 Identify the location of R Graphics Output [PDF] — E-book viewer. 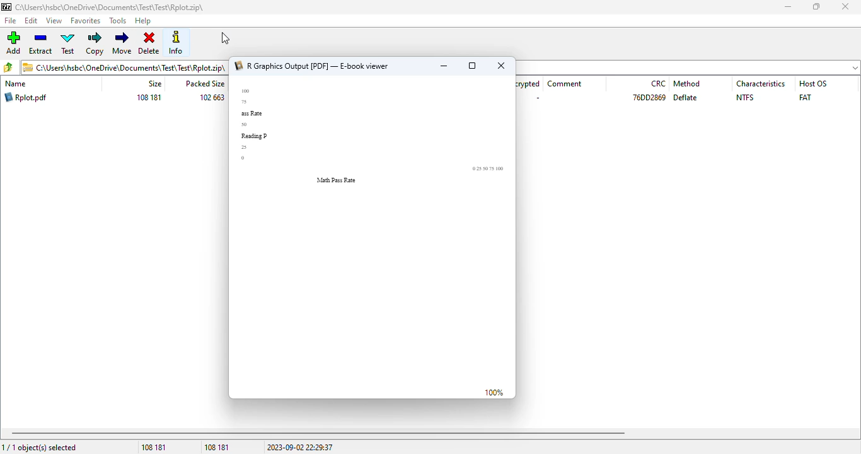
(315, 66).